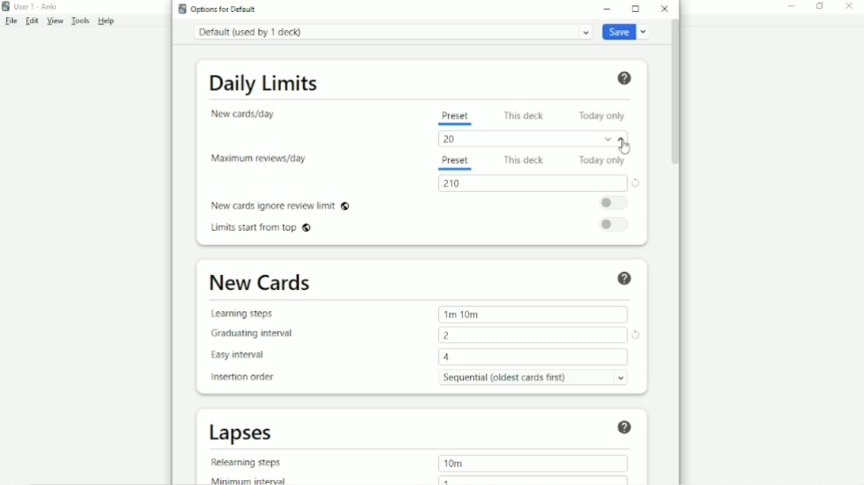  What do you see at coordinates (81, 21) in the screenshot?
I see `Tools` at bounding box center [81, 21].